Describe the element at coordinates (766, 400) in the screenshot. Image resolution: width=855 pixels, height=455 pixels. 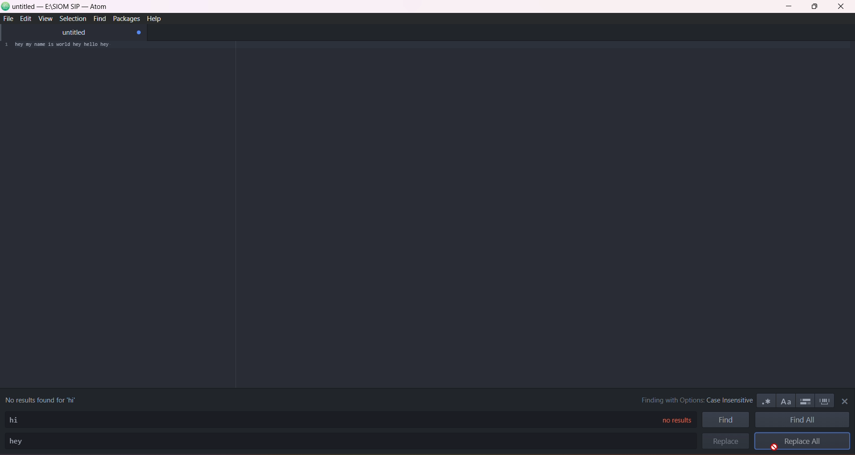
I see `use regex` at that location.